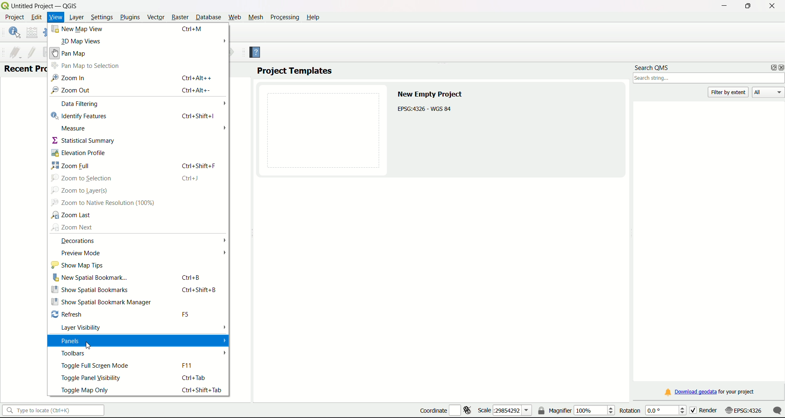 The image size is (785, 418). I want to click on zoom full, so click(72, 166).